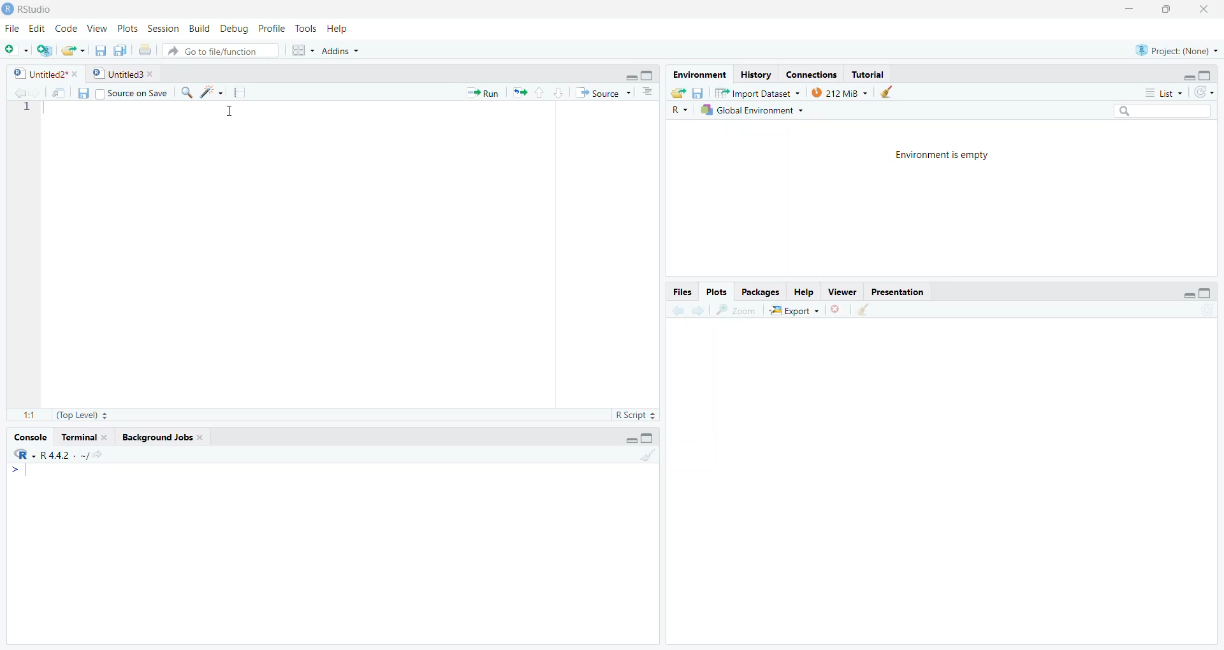  What do you see at coordinates (650, 94) in the screenshot?
I see `` at bounding box center [650, 94].